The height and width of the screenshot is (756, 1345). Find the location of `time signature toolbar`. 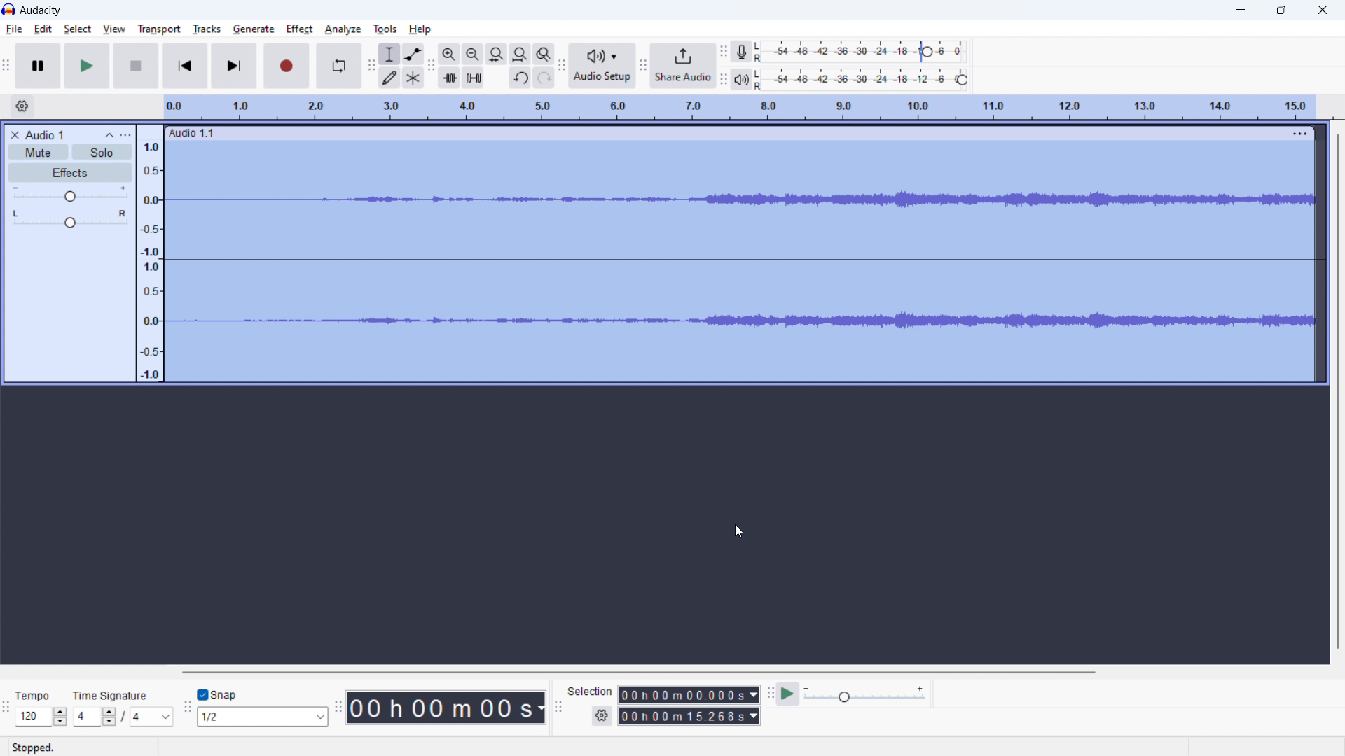

time signature toolbar is located at coordinates (7, 707).